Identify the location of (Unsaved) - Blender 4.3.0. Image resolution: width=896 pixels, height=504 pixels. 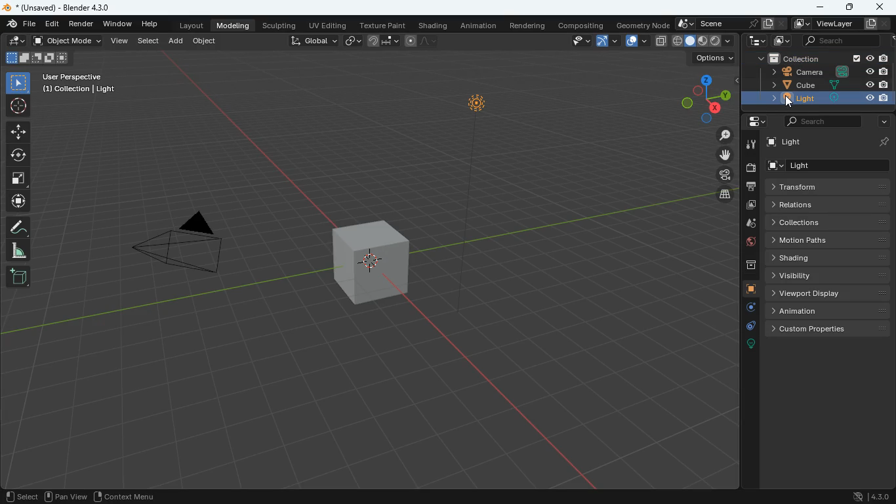
(56, 7).